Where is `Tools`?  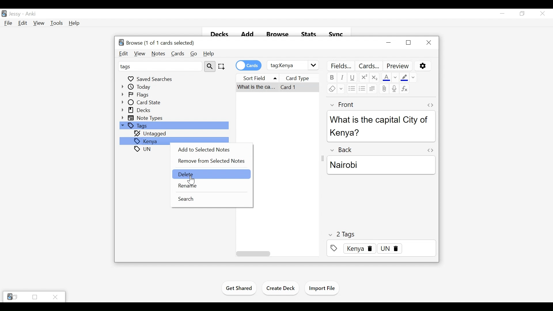
Tools is located at coordinates (57, 23).